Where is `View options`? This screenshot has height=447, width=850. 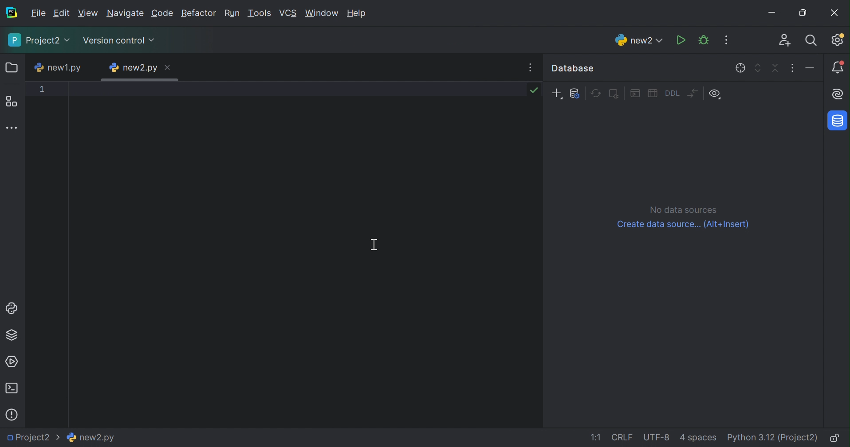
View options is located at coordinates (715, 94).